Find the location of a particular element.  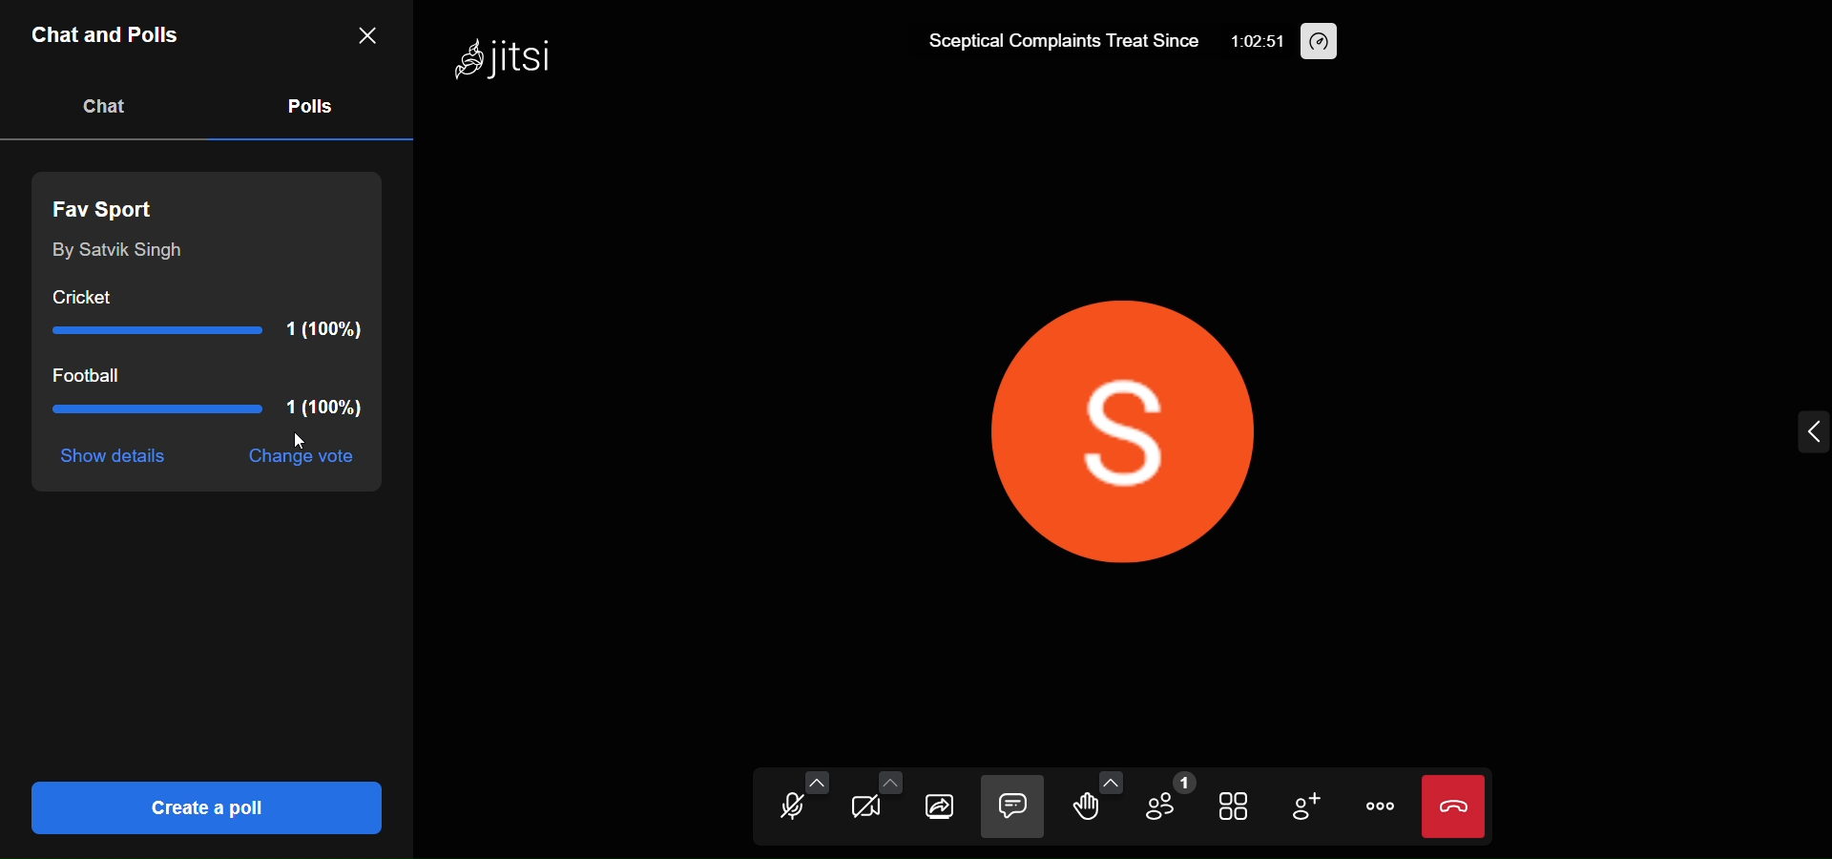

fav sport is located at coordinates (113, 205).